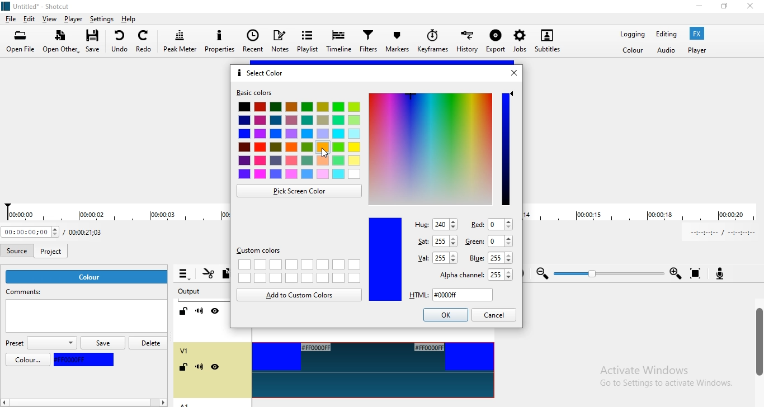  Describe the element at coordinates (369, 42) in the screenshot. I see `Filters` at that location.